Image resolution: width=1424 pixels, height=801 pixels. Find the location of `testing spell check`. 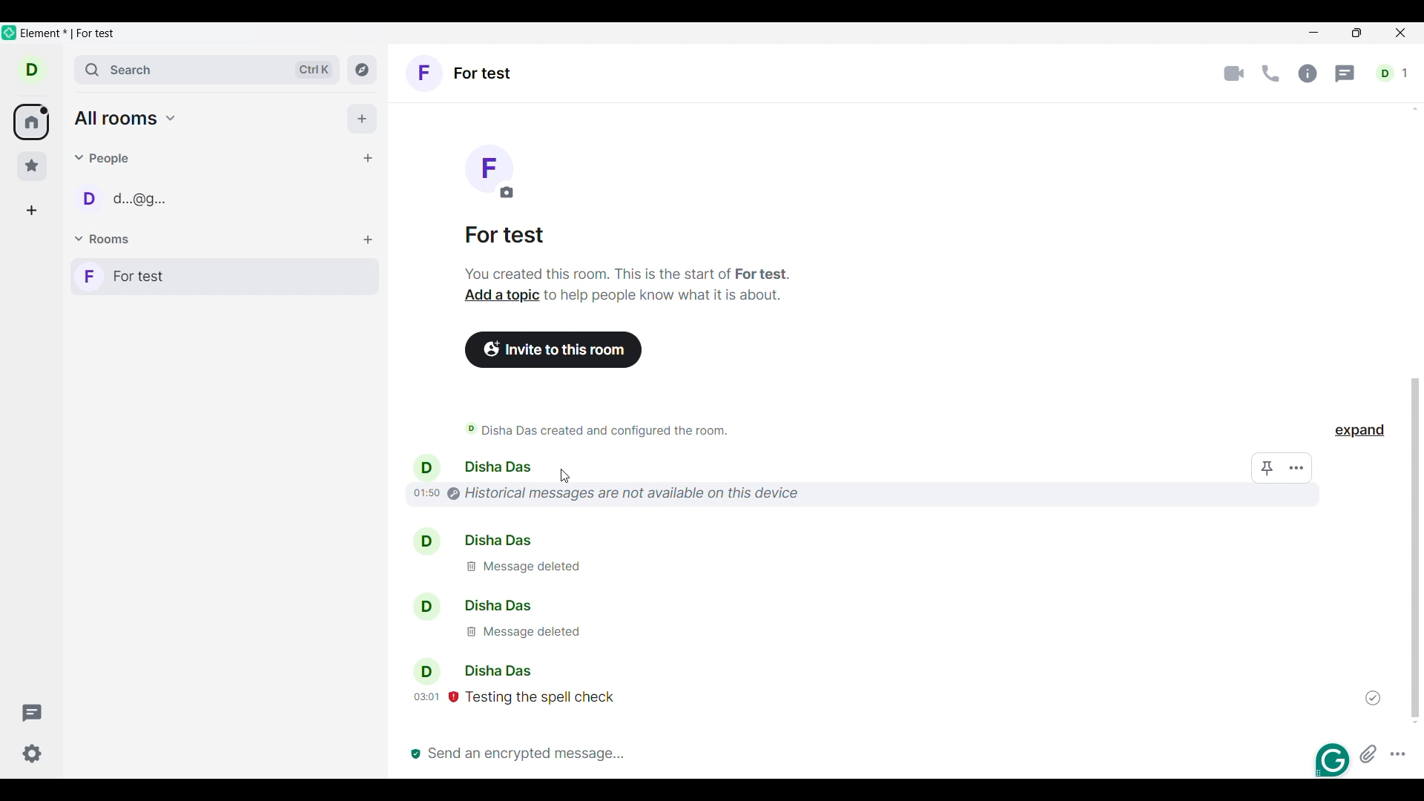

testing spell check is located at coordinates (527, 696).